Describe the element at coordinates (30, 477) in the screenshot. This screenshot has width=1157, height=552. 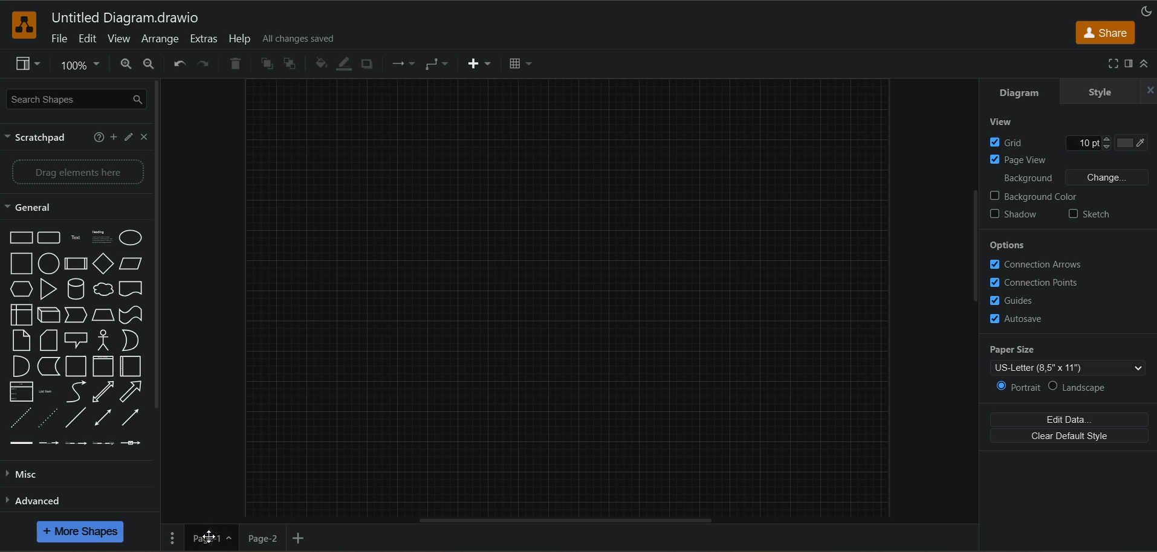
I see `misc` at that location.